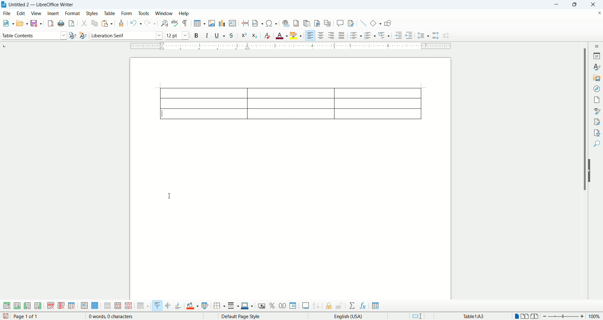 Image resolution: width=603 pixels, height=320 pixels. I want to click on single page view, so click(516, 315).